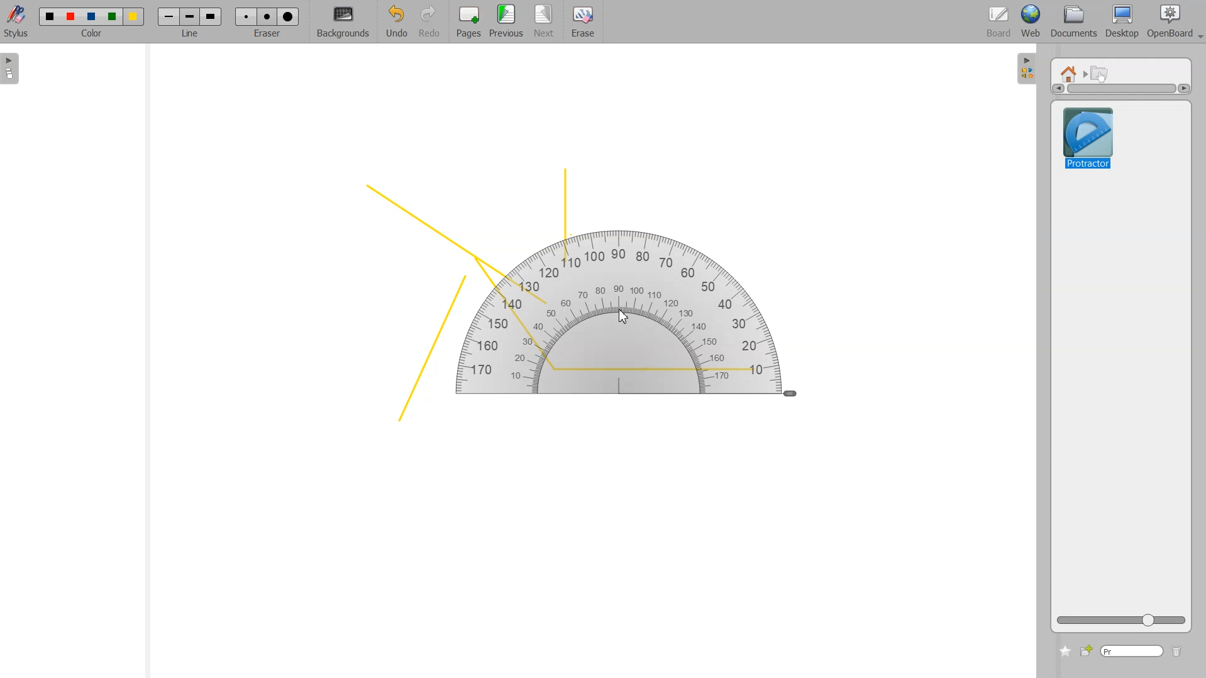  I want to click on Previous, so click(508, 22).